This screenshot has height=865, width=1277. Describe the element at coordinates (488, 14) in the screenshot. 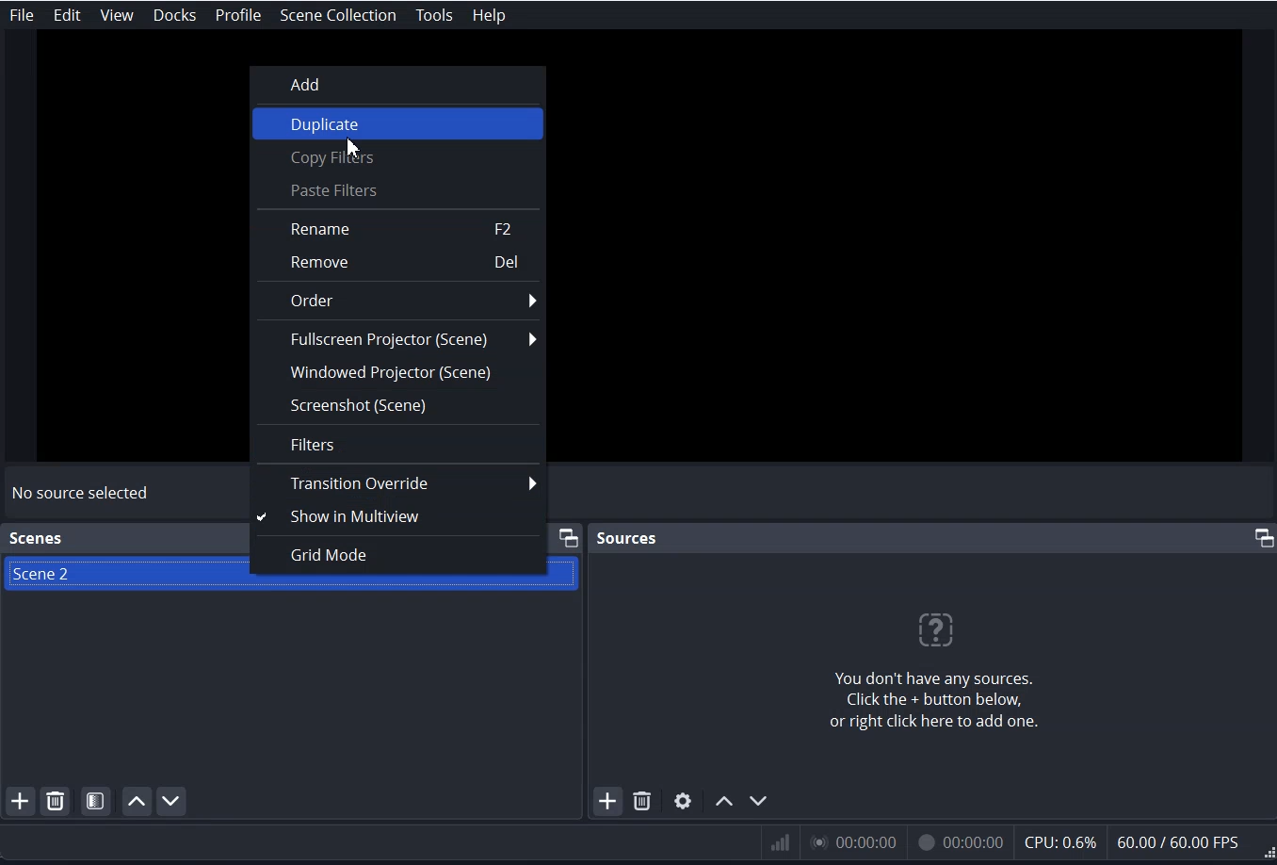

I see `Help` at that location.